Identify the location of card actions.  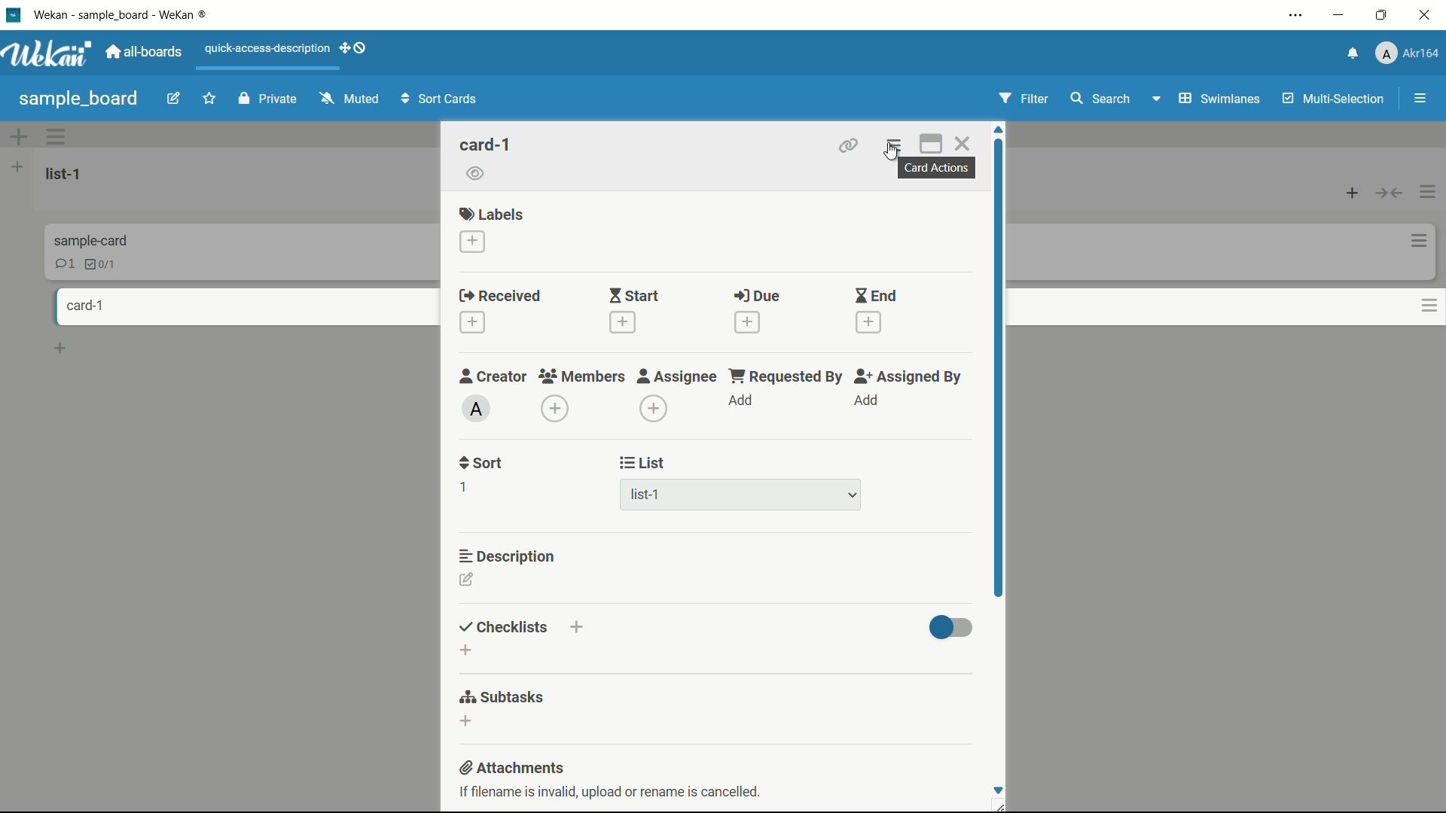
(1413, 238).